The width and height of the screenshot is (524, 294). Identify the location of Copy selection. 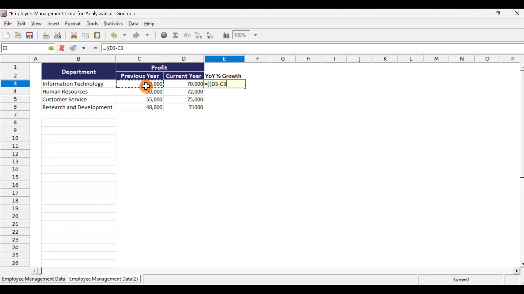
(86, 36).